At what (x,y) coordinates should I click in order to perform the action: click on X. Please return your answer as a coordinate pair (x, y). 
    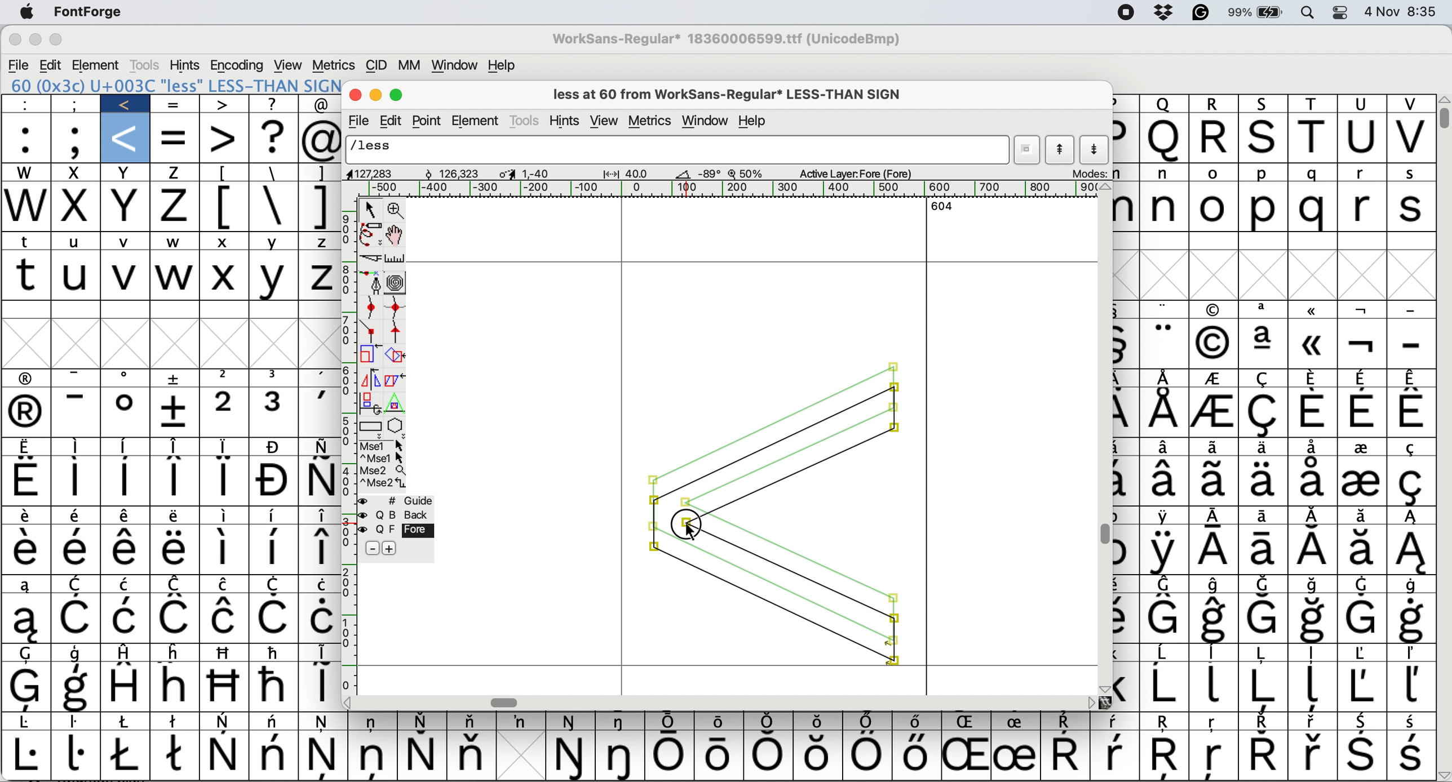
    Looking at the image, I should click on (224, 277).